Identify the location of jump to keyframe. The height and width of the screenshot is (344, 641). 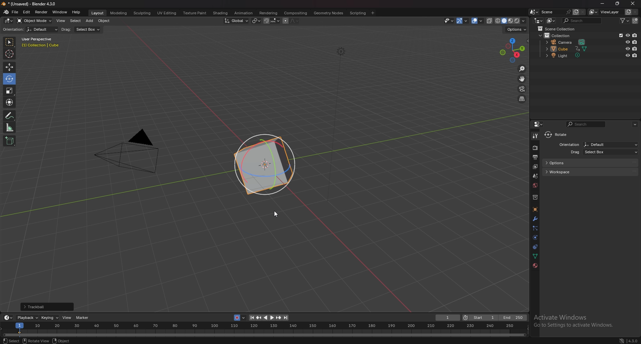
(259, 318).